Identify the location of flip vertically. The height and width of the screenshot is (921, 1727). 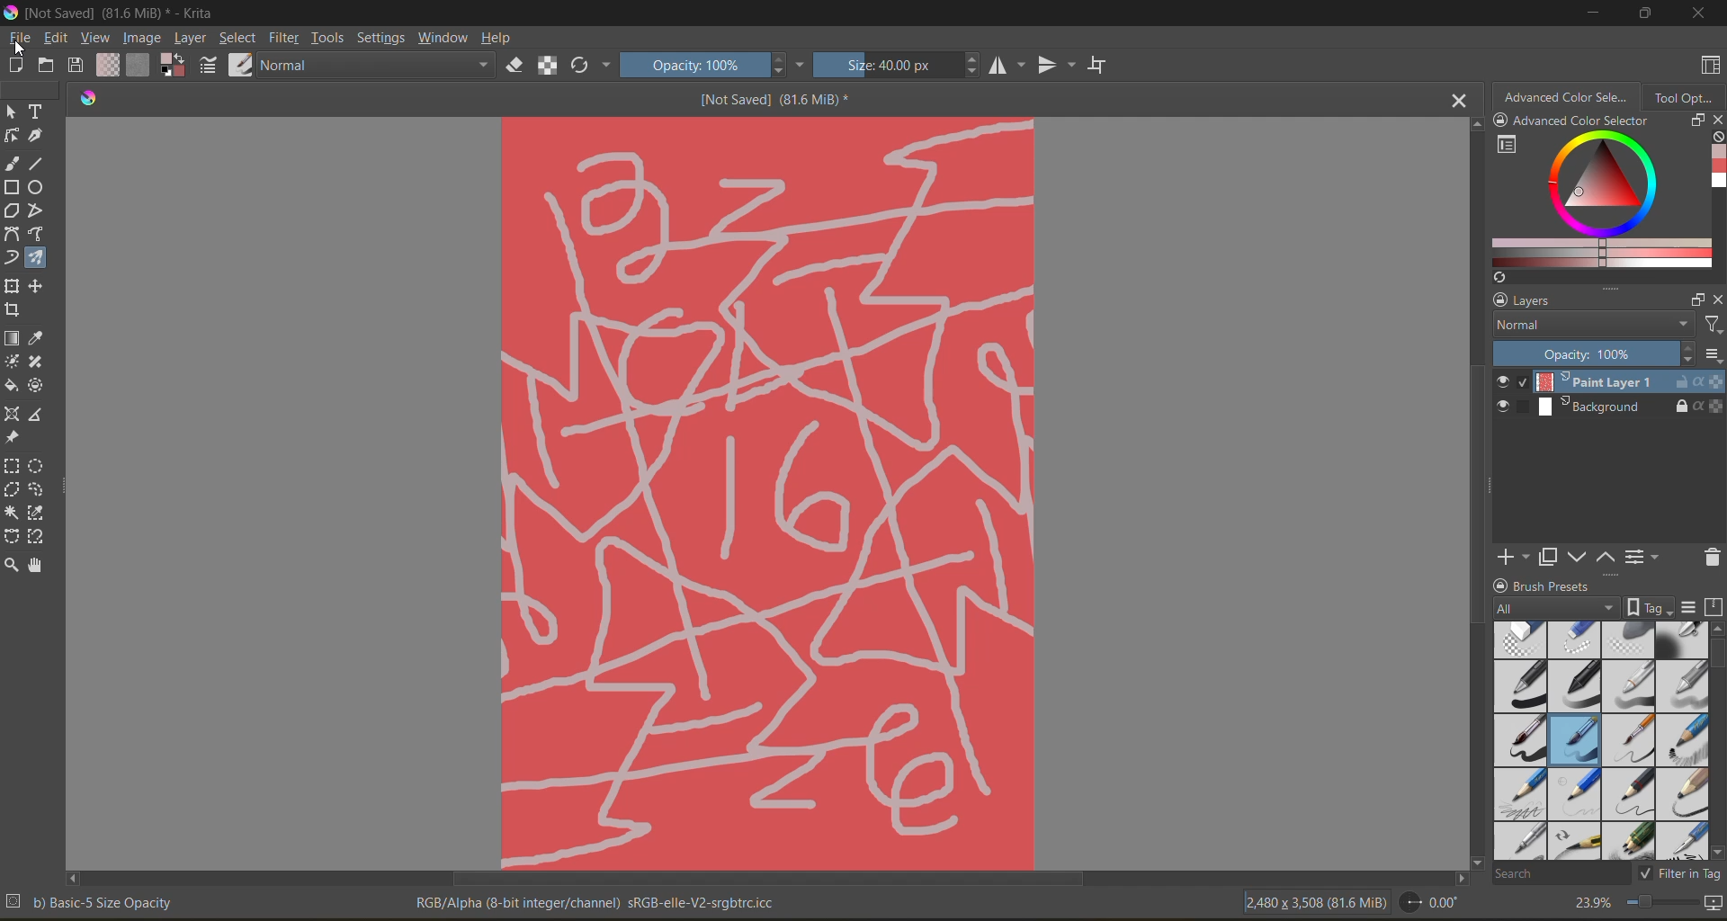
(1053, 67).